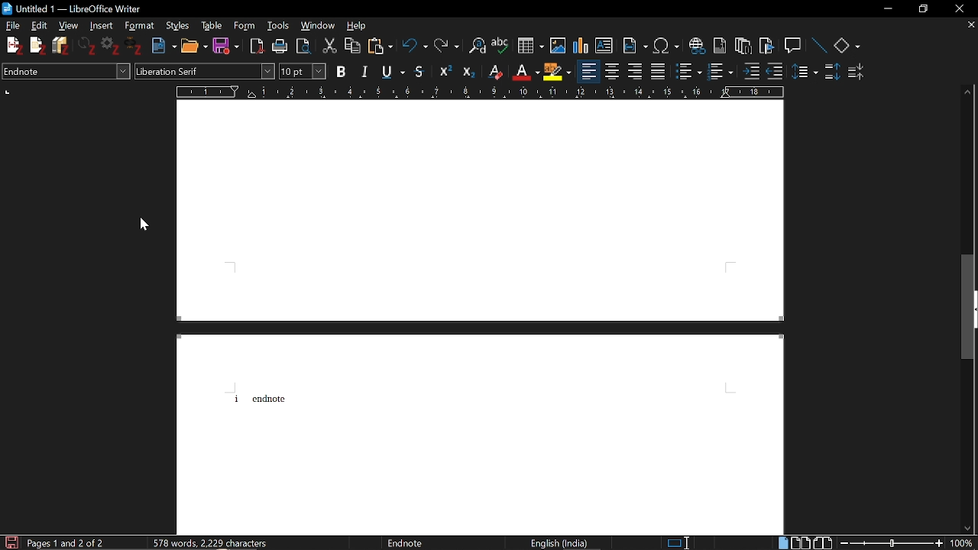  Describe the element at coordinates (353, 46) in the screenshot. I see `Copy` at that location.